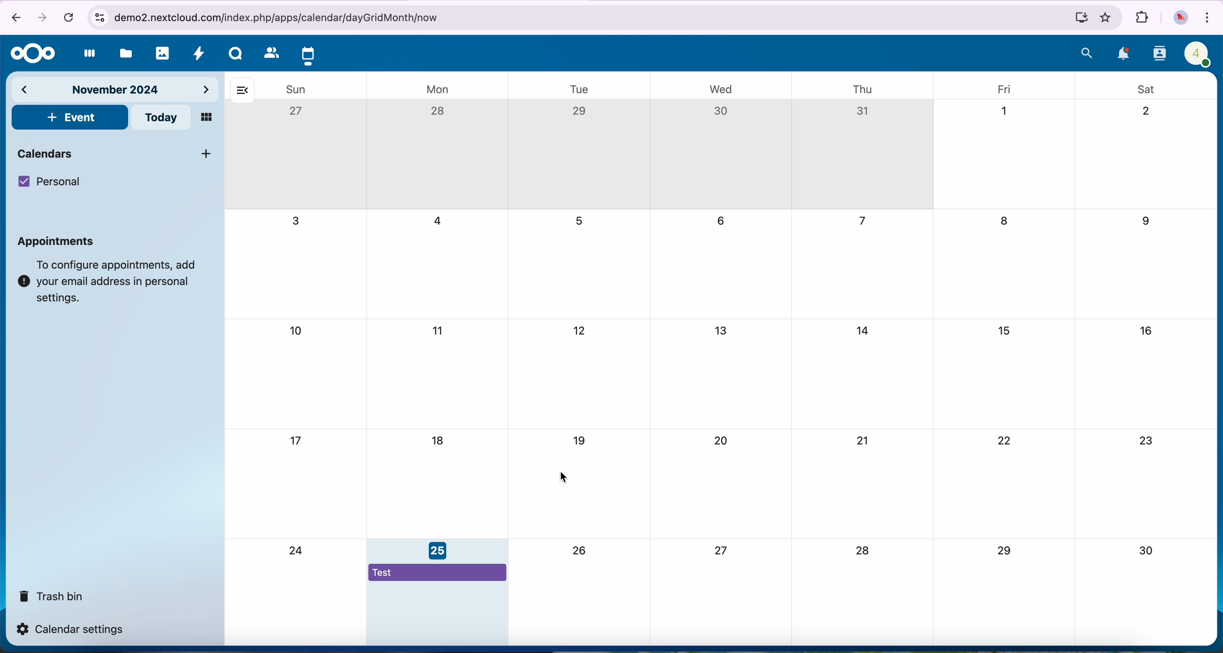 Image resolution: width=1223 pixels, height=653 pixels. What do you see at coordinates (1149, 89) in the screenshot?
I see `sat` at bounding box center [1149, 89].